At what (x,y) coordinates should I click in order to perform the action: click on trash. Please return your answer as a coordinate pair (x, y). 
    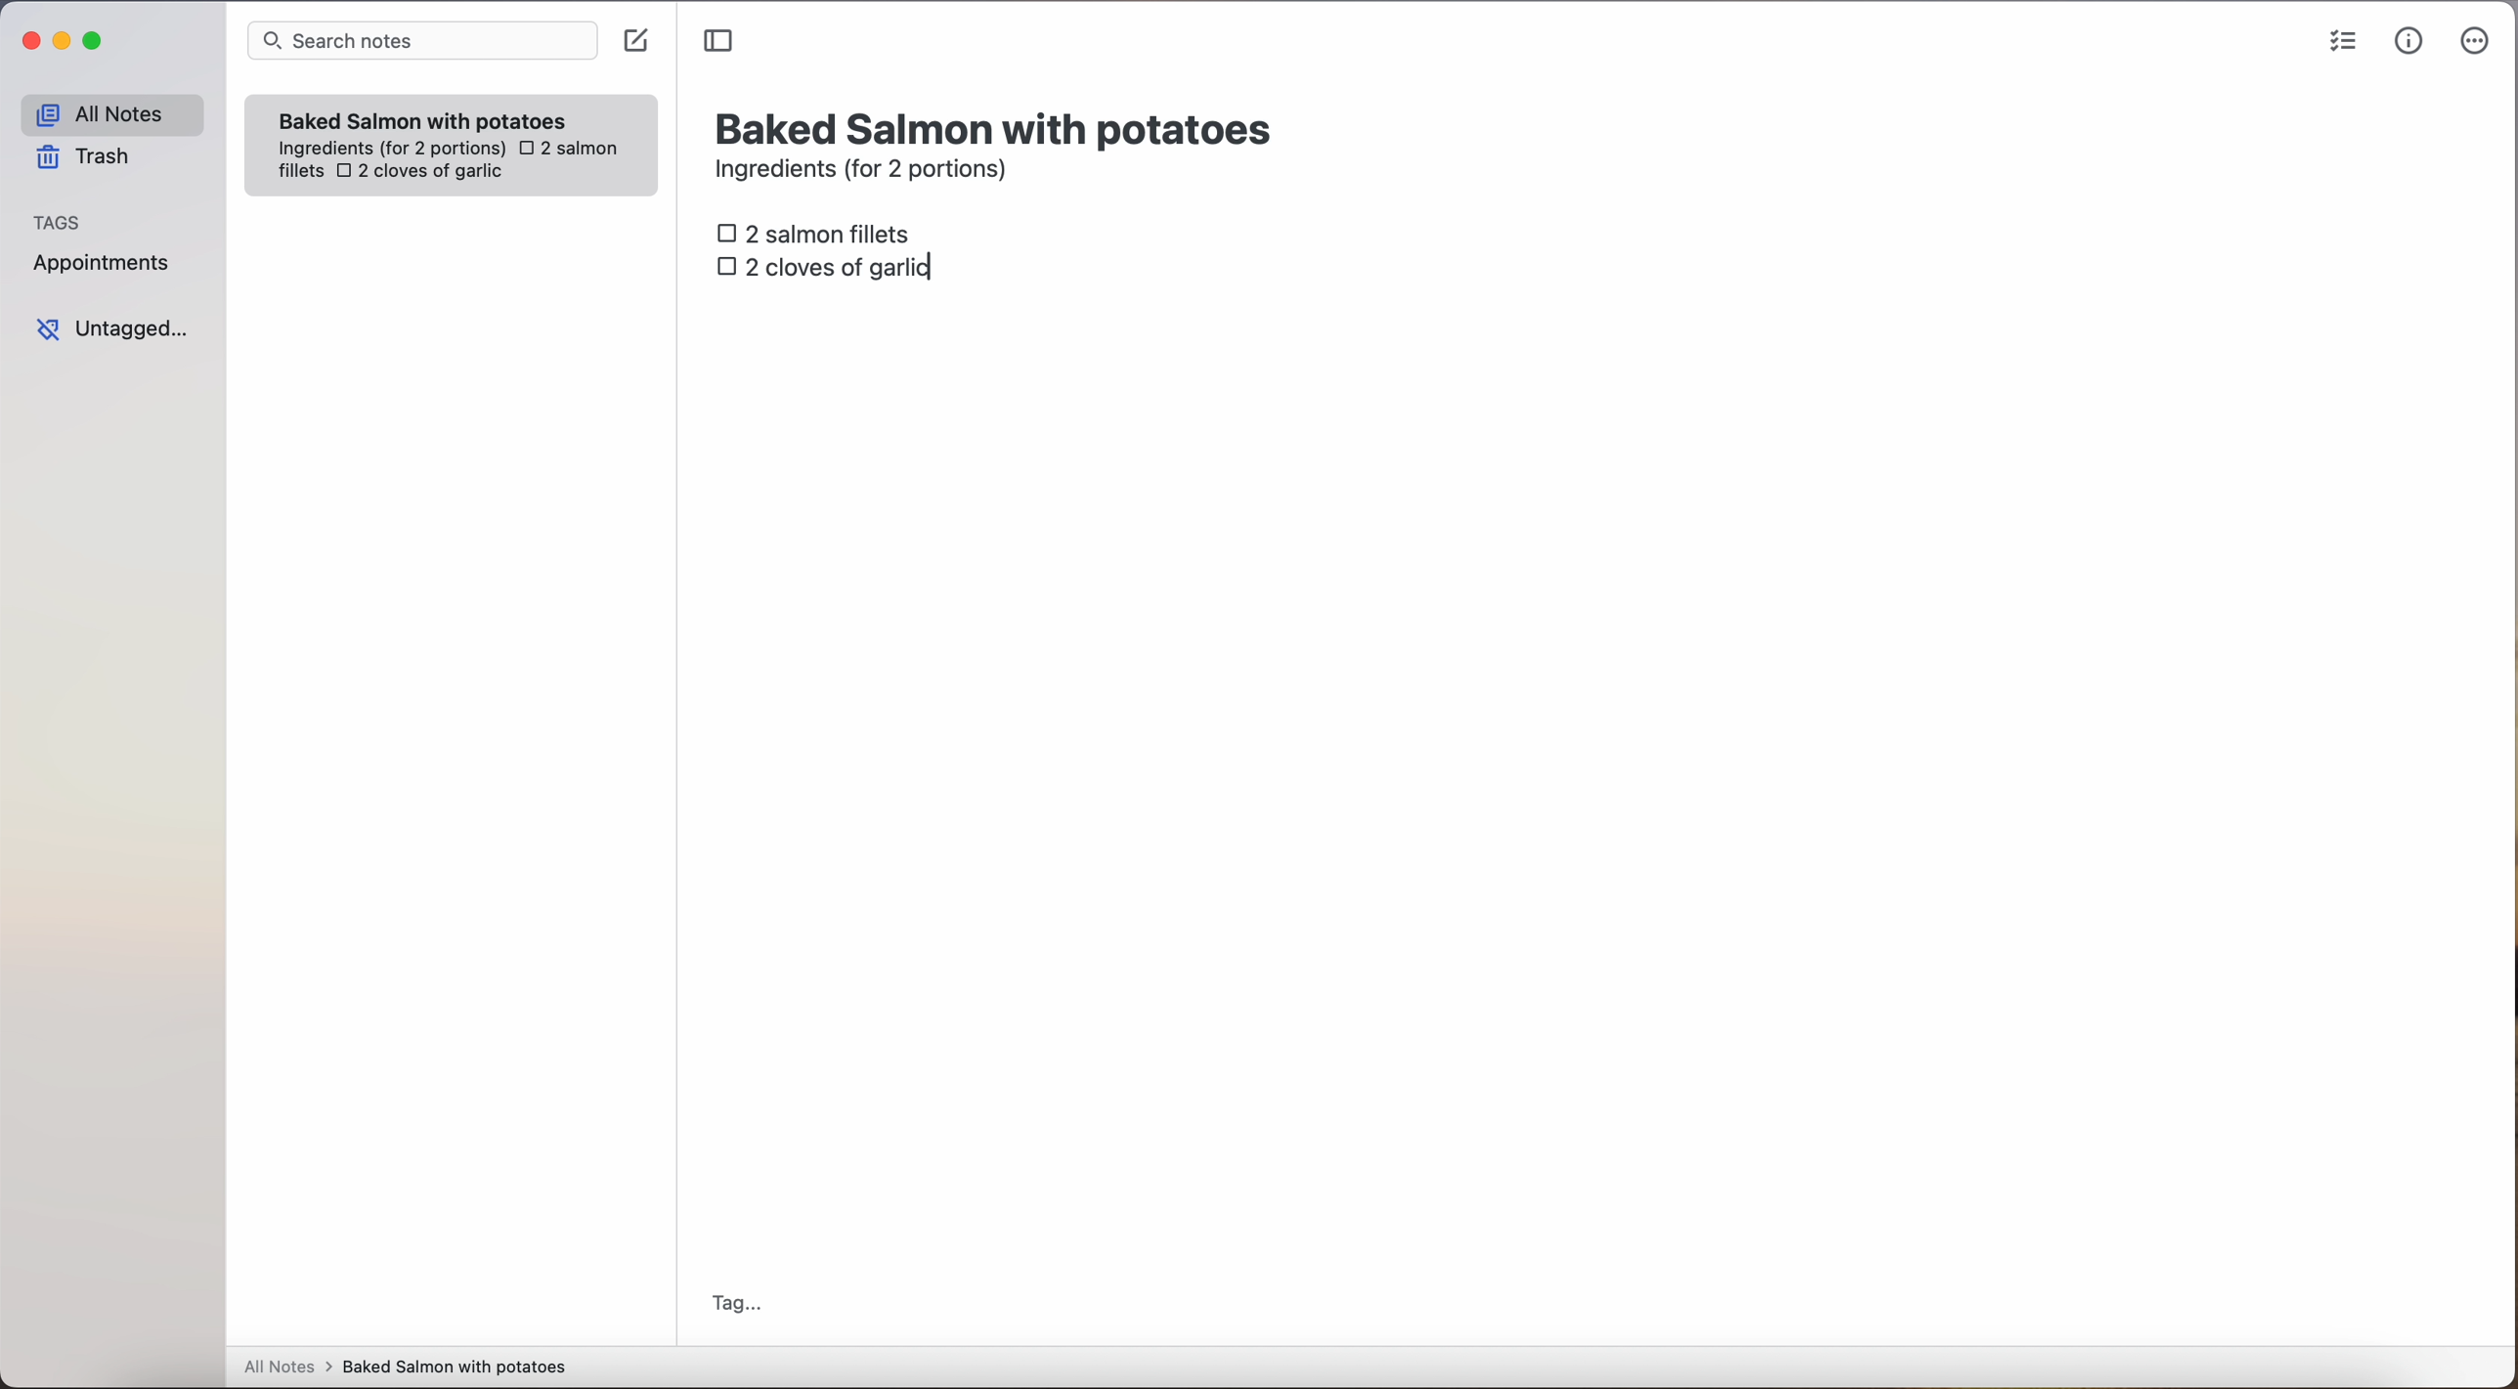
    Looking at the image, I should click on (90, 157).